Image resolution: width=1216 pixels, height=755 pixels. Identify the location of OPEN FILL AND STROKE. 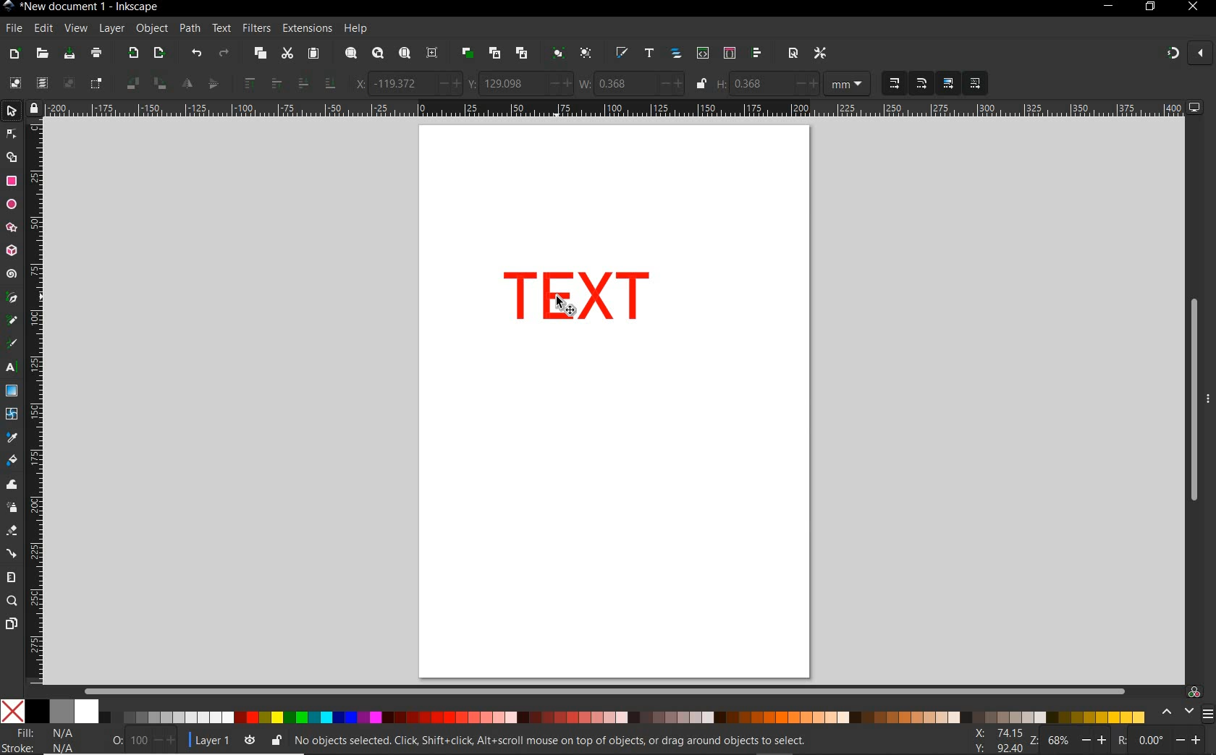
(621, 54).